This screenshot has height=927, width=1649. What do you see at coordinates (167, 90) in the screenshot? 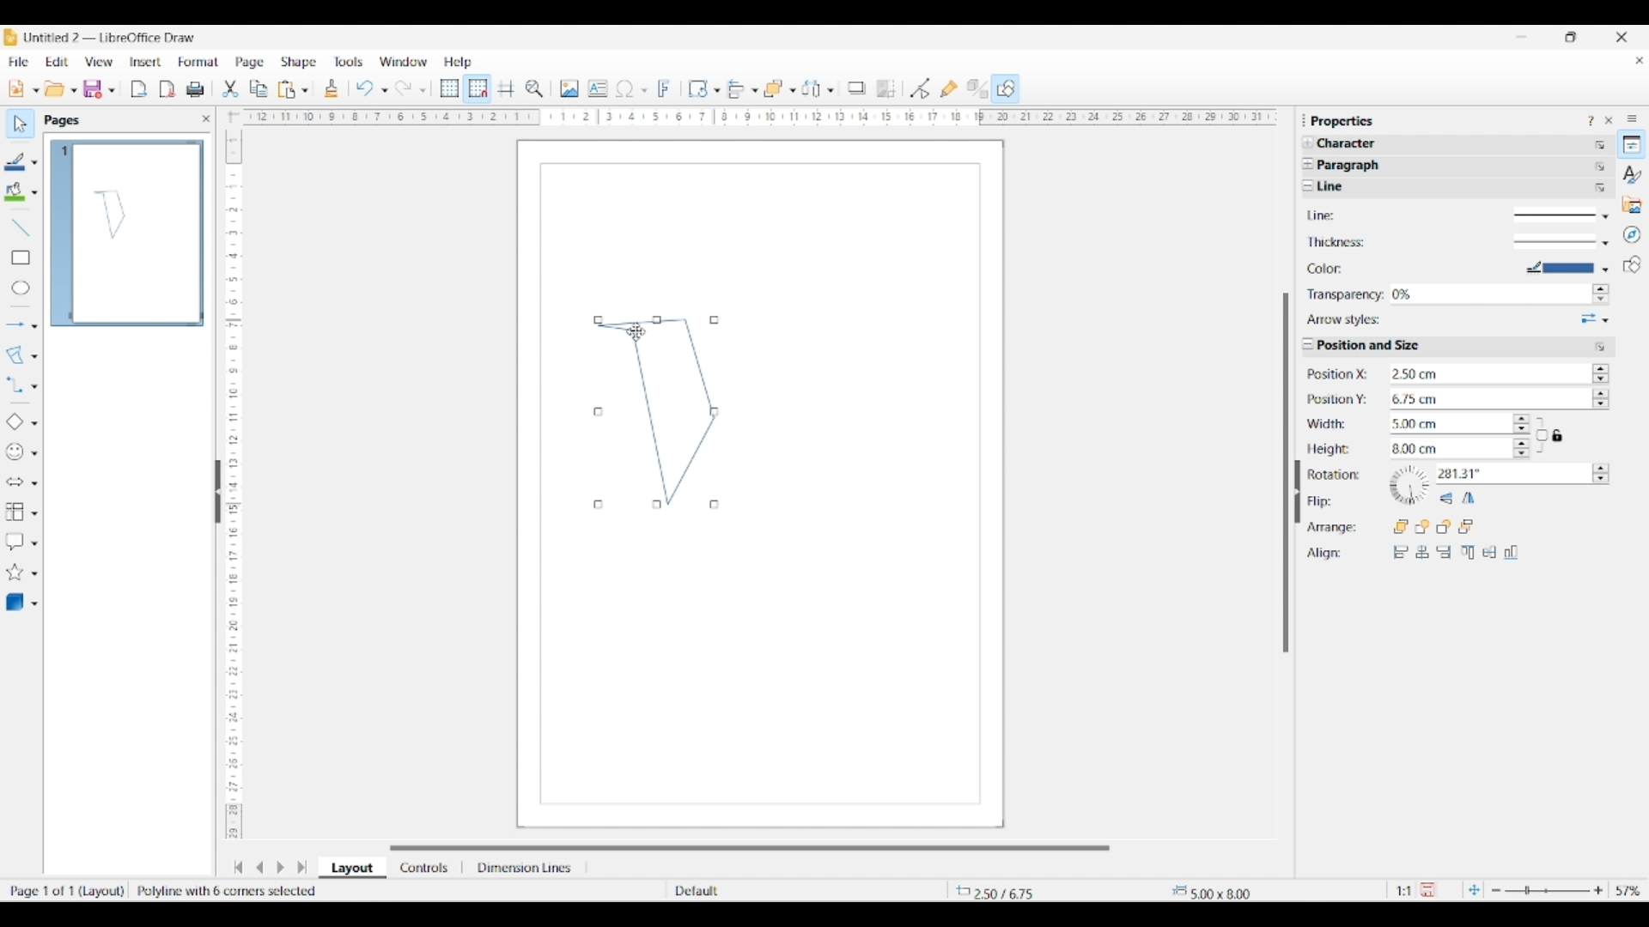
I see `Export directly as PDF` at bounding box center [167, 90].